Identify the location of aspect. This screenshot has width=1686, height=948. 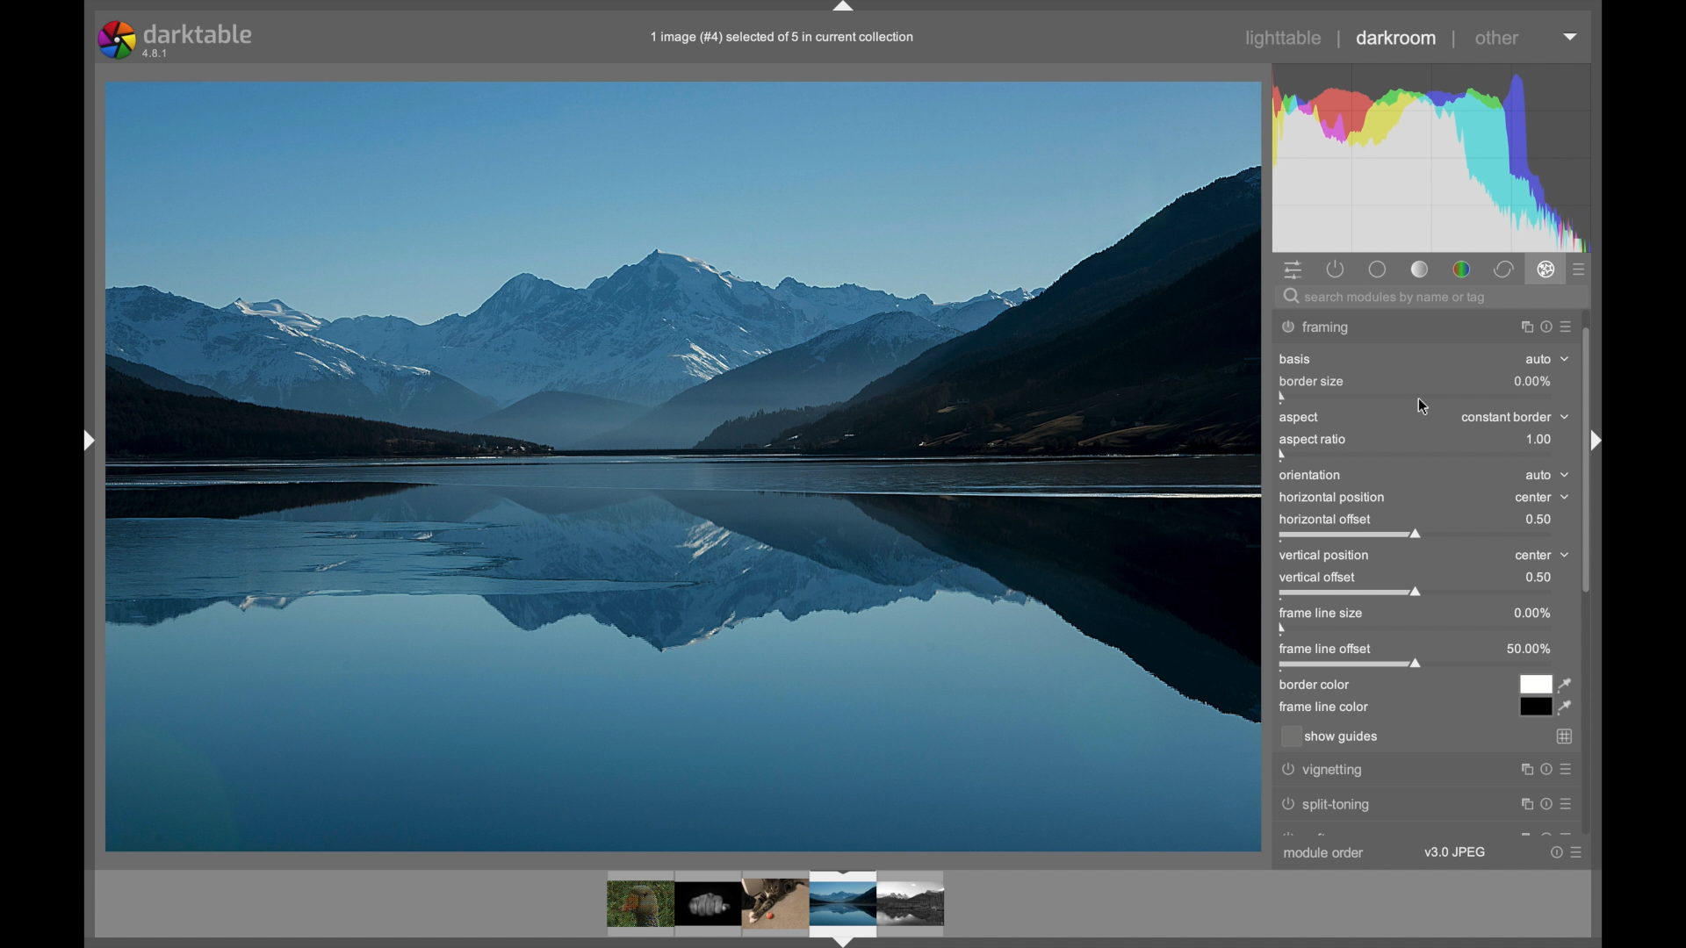
(1300, 418).